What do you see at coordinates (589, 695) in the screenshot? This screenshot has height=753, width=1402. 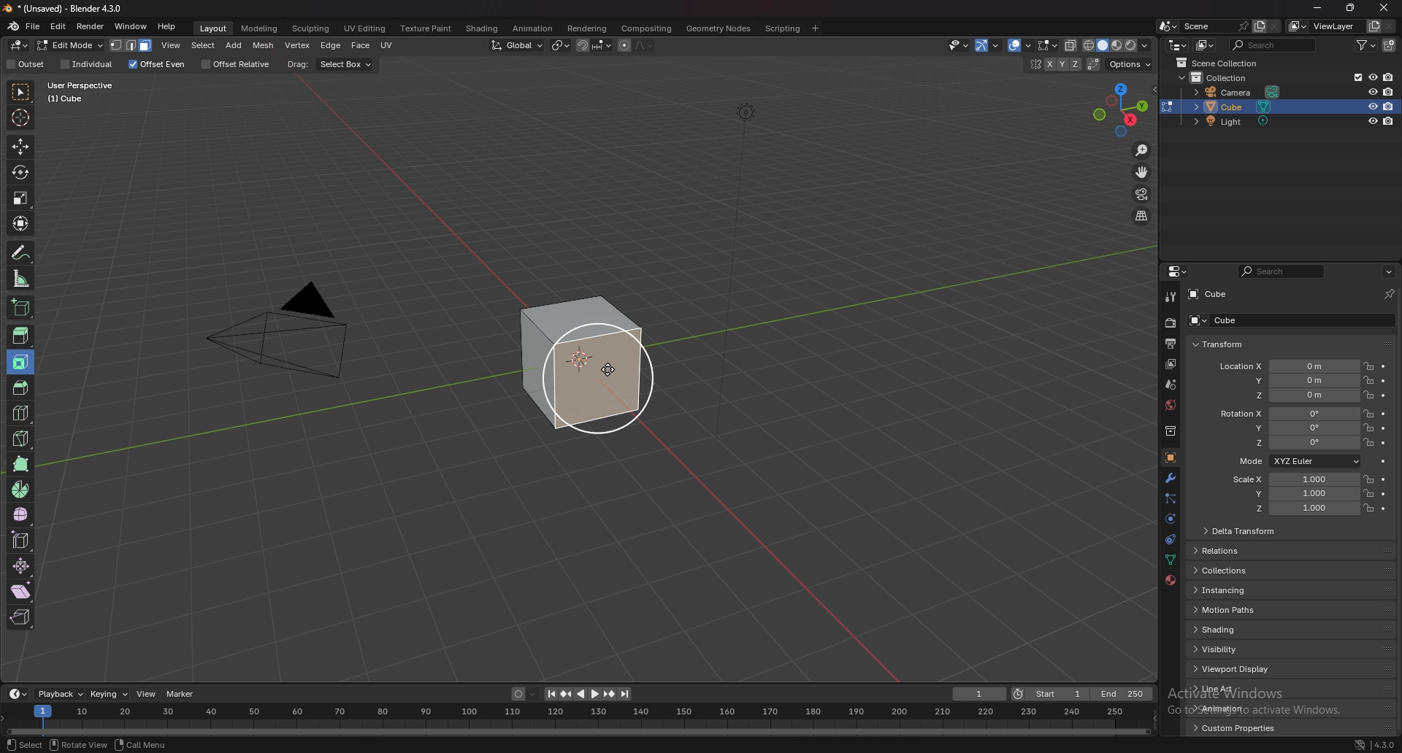 I see `play animation` at bounding box center [589, 695].